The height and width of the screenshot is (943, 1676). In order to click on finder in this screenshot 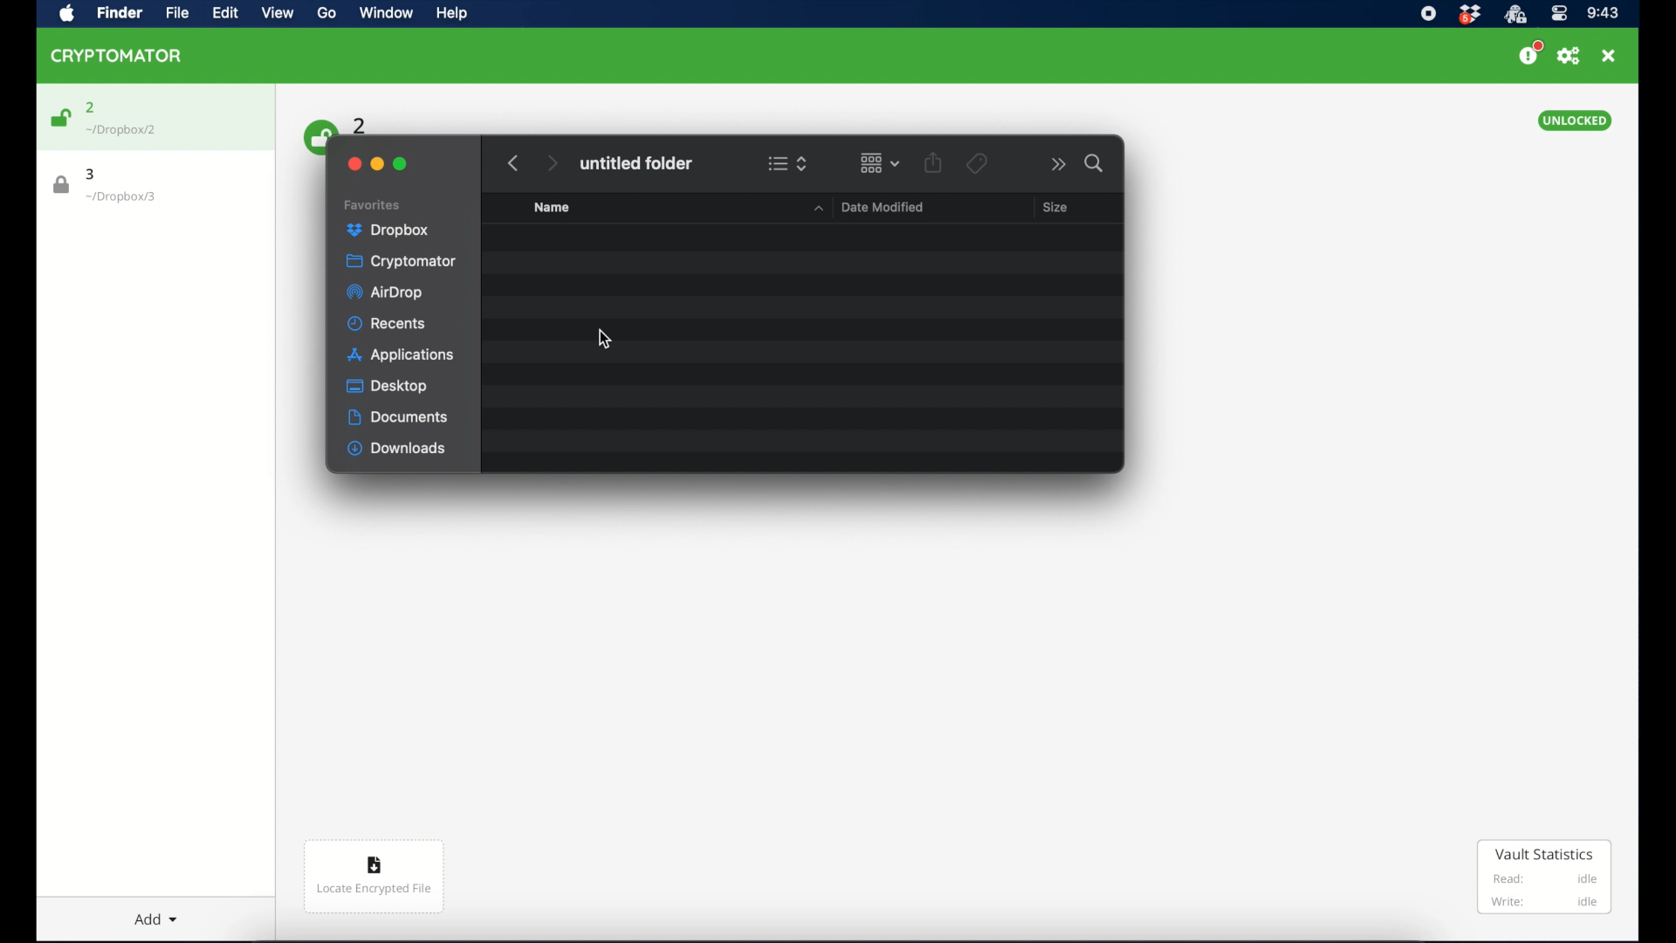, I will do `click(117, 12)`.